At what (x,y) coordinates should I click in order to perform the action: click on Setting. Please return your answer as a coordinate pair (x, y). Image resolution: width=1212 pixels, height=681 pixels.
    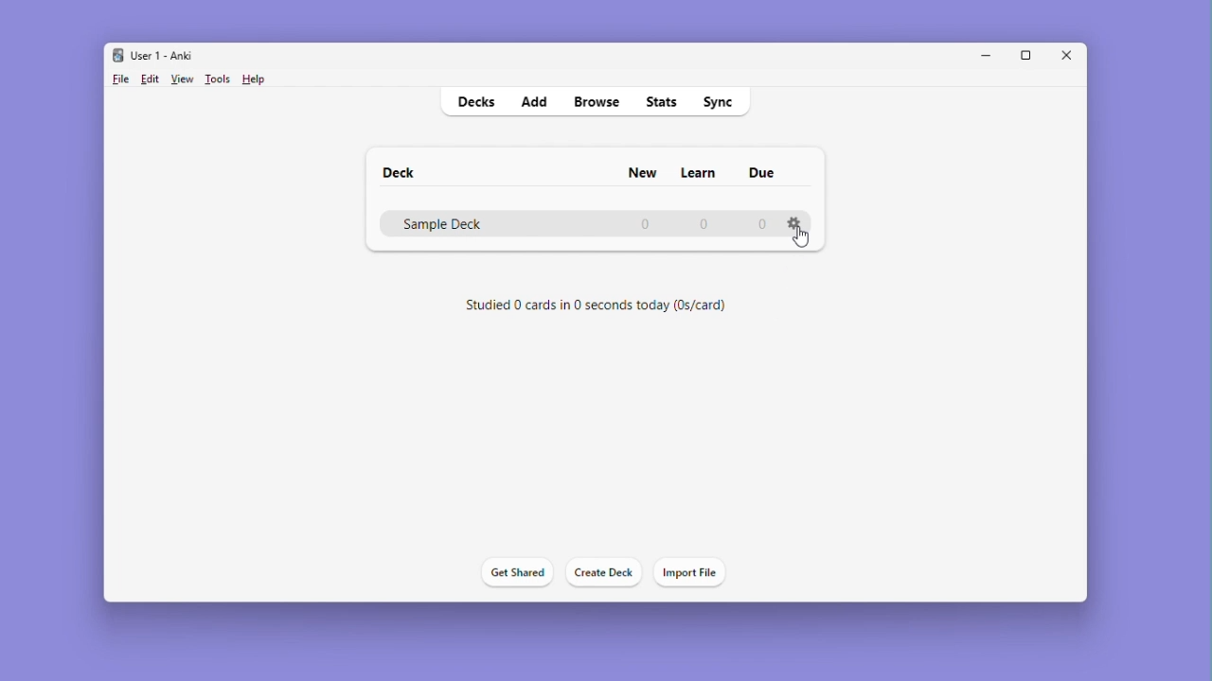
    Looking at the image, I should click on (796, 222).